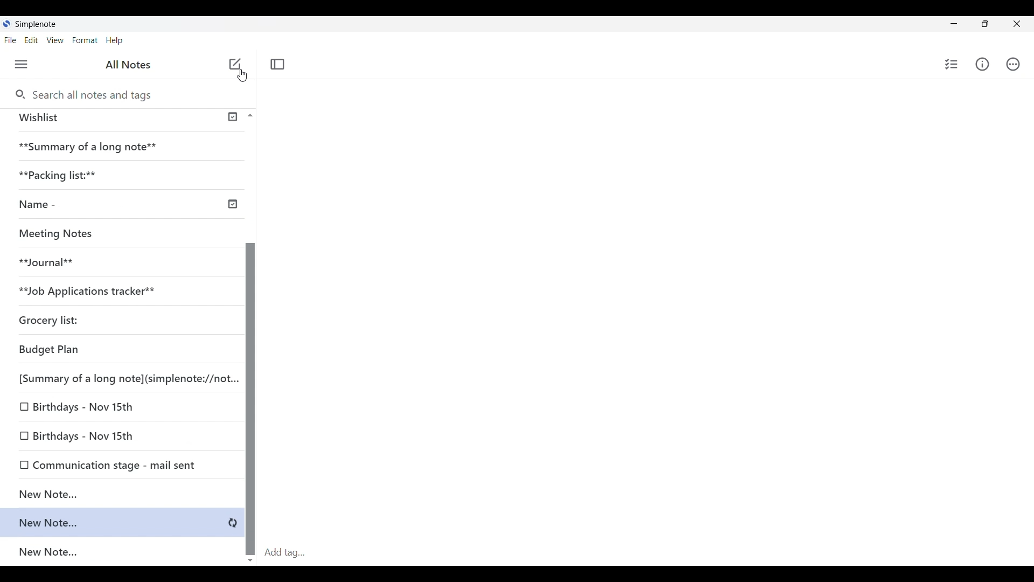  I want to click on scroll down button, so click(251, 557).